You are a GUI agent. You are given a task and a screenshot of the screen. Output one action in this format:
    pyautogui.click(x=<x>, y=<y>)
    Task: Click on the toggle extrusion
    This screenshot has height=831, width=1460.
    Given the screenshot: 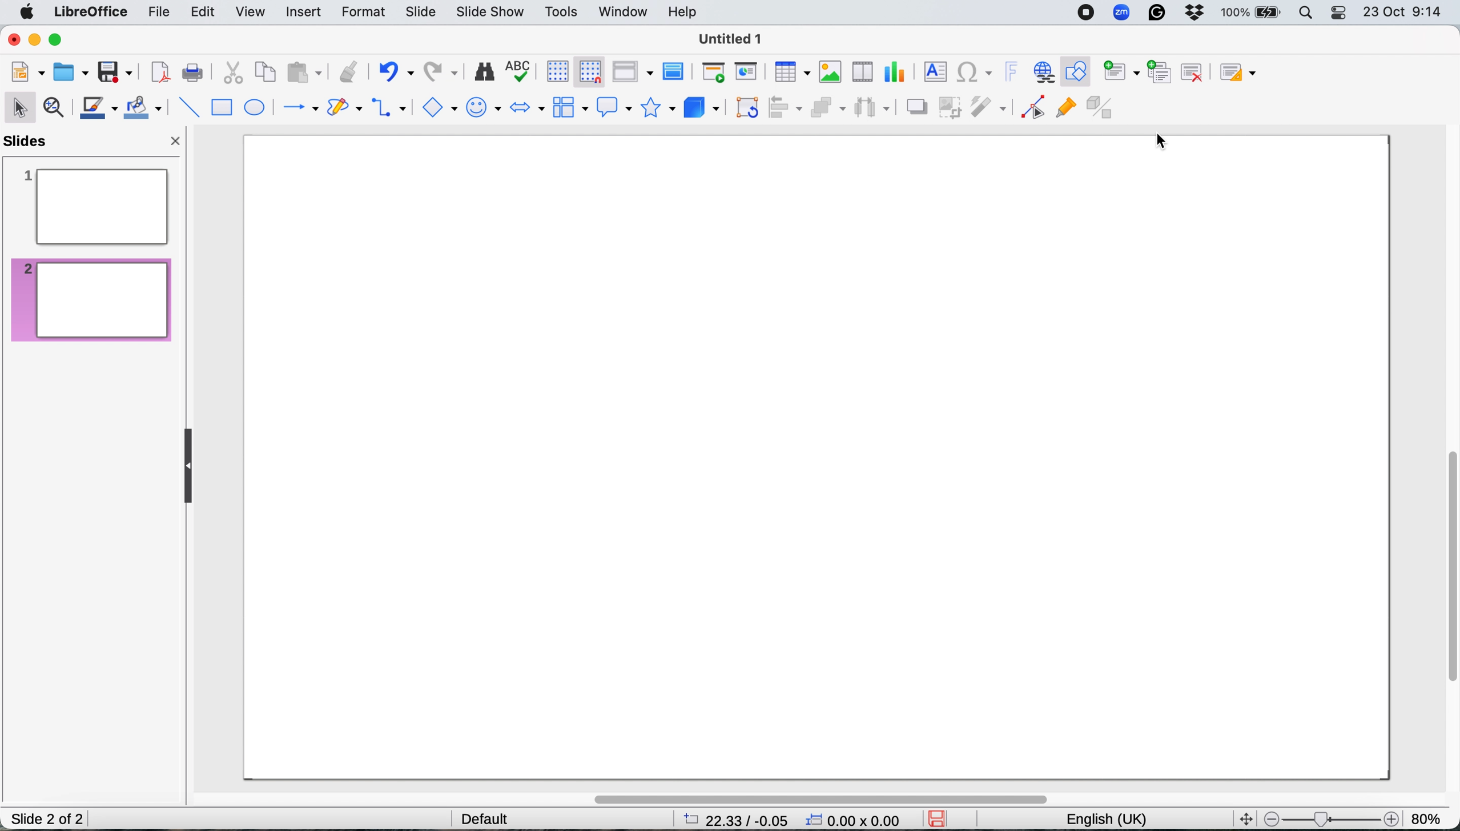 What is the action you would take?
    pyautogui.click(x=1101, y=108)
    